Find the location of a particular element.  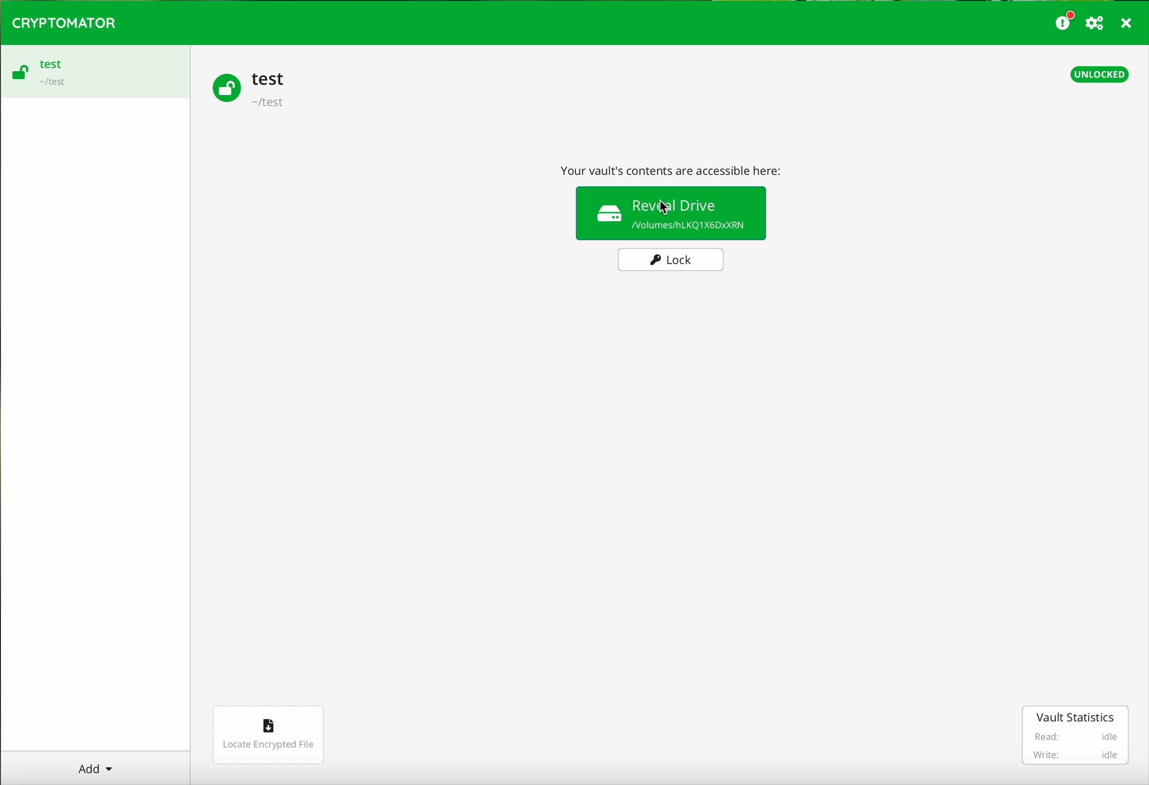

~/test is located at coordinates (51, 84).